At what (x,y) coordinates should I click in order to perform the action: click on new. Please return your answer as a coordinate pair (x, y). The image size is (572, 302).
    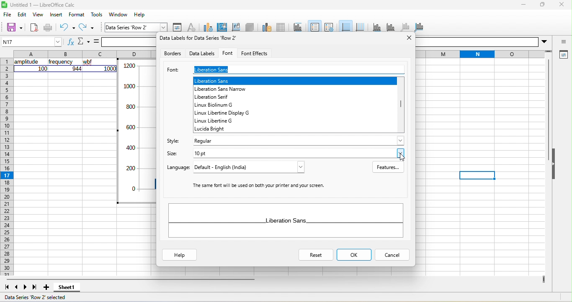
    Looking at the image, I should click on (33, 27).